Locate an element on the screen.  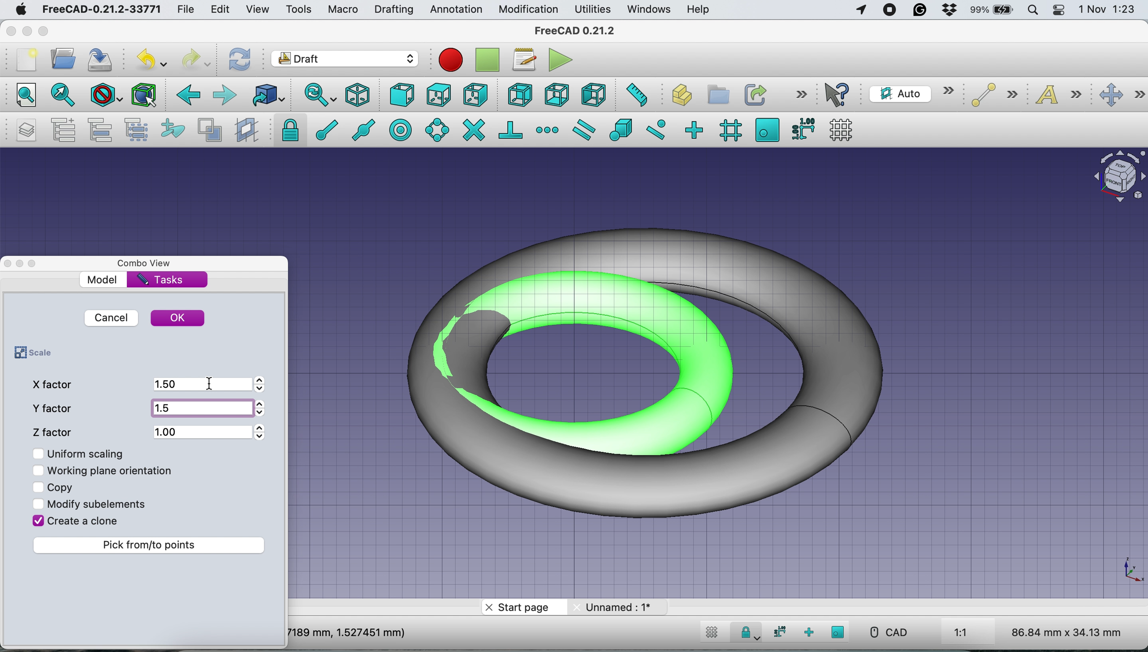
snap lock is located at coordinates (286, 130).